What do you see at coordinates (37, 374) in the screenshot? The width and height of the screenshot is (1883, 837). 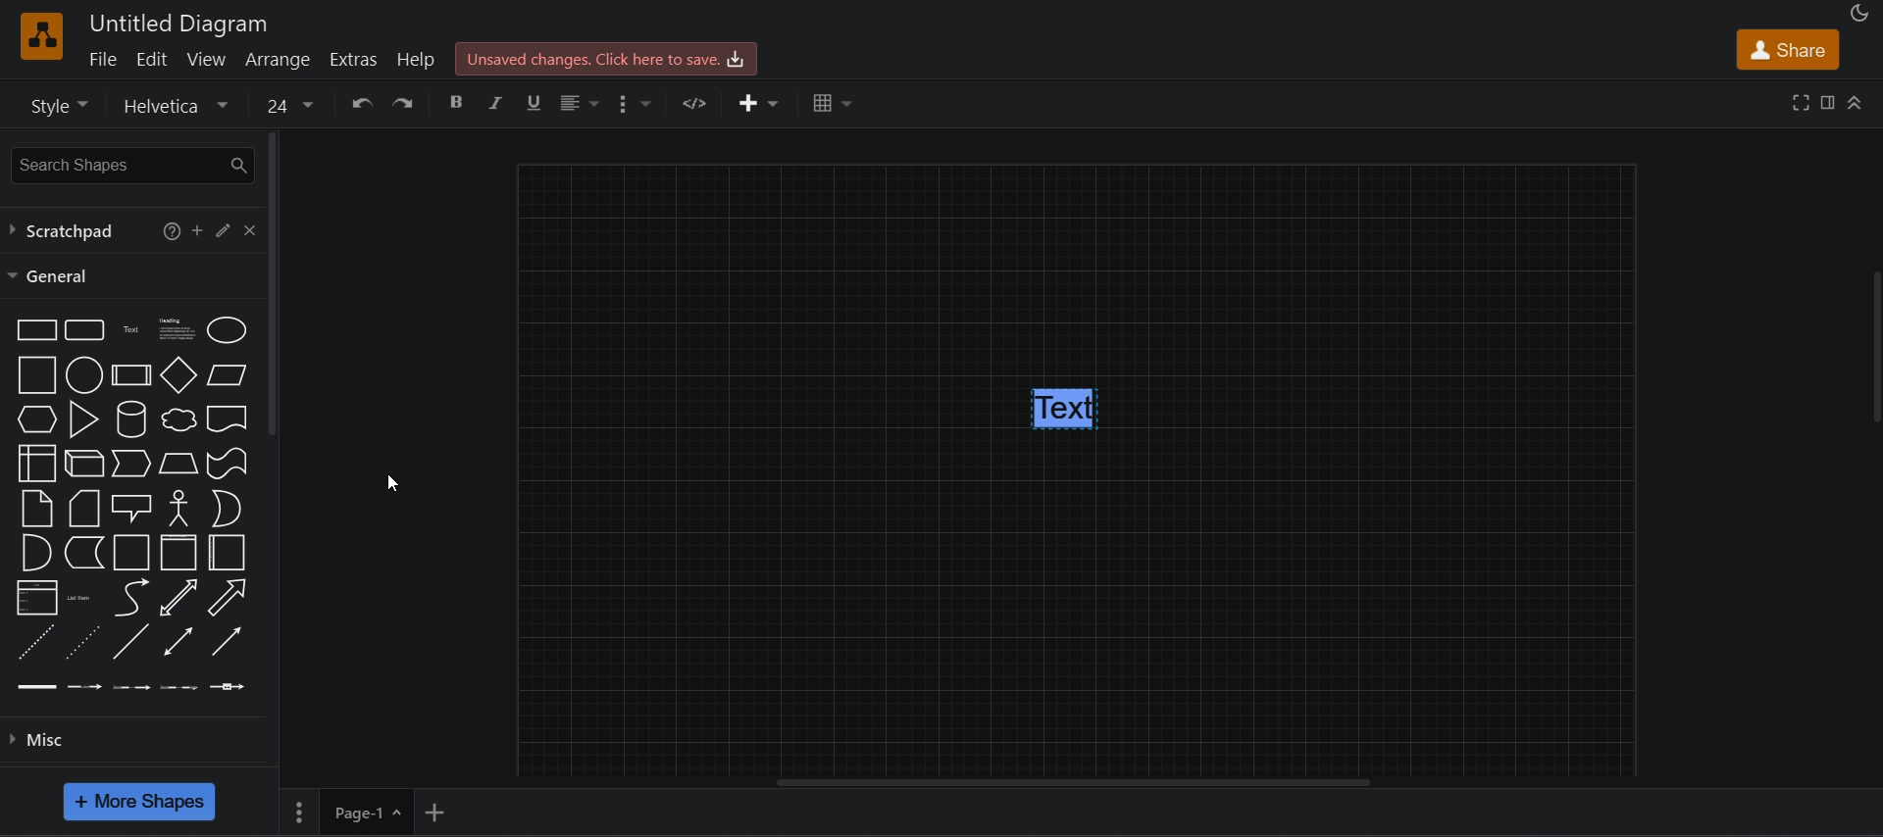 I see `Square` at bounding box center [37, 374].